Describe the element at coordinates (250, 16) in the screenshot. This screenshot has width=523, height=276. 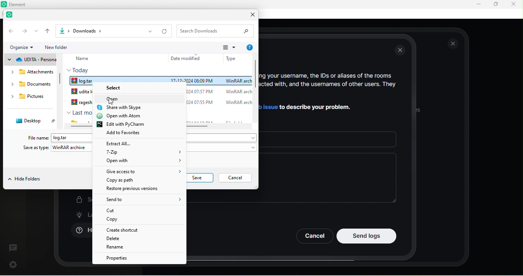
I see `close` at that location.